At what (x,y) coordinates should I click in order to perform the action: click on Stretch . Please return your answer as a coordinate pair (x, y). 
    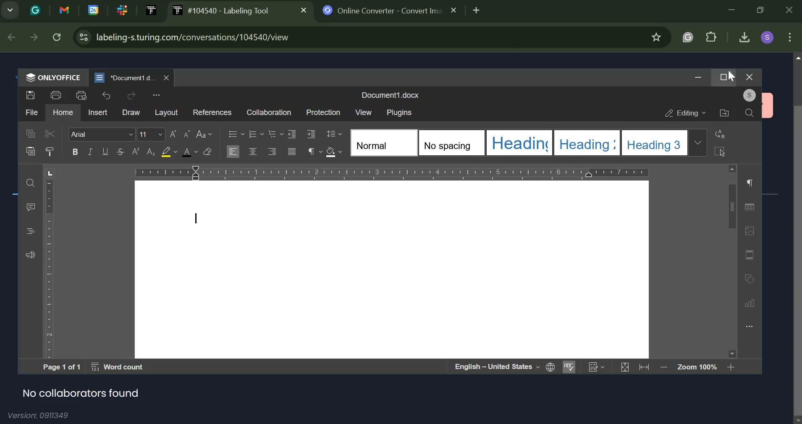
    Looking at the image, I should click on (644, 367).